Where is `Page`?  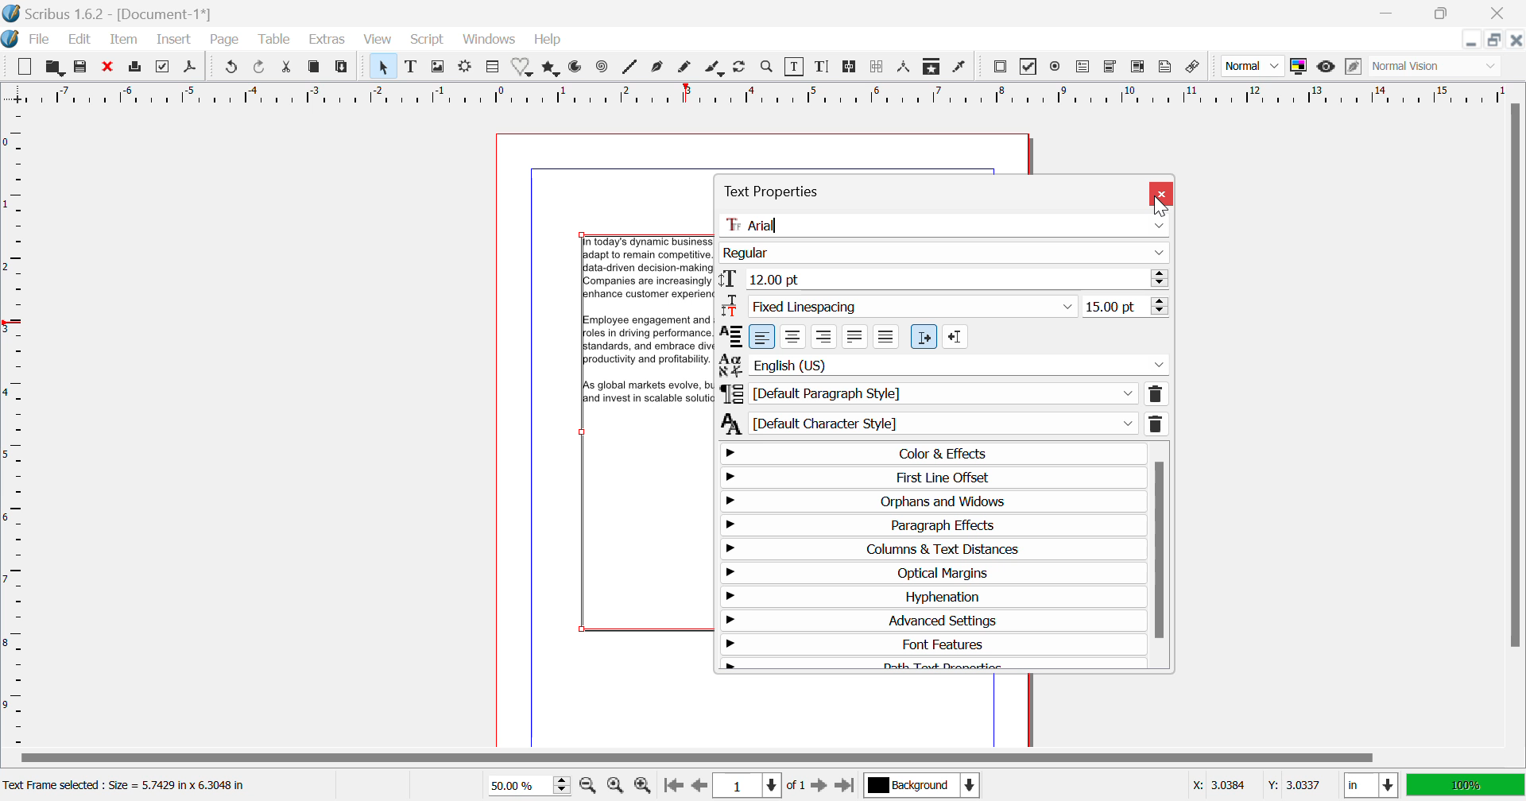 Page is located at coordinates (225, 41).